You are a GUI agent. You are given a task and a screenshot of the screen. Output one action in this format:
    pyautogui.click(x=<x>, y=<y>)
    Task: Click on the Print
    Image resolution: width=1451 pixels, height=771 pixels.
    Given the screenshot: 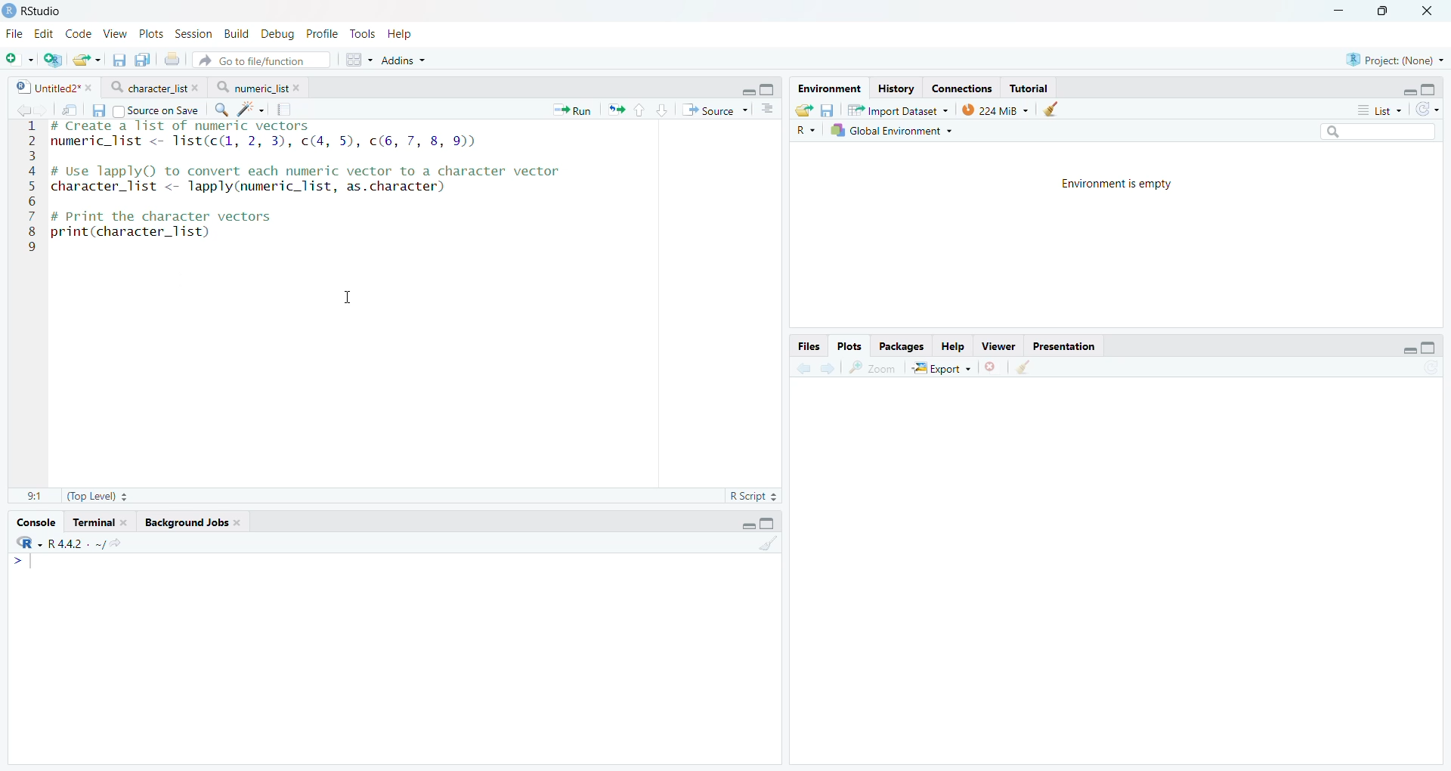 What is the action you would take?
    pyautogui.click(x=172, y=59)
    